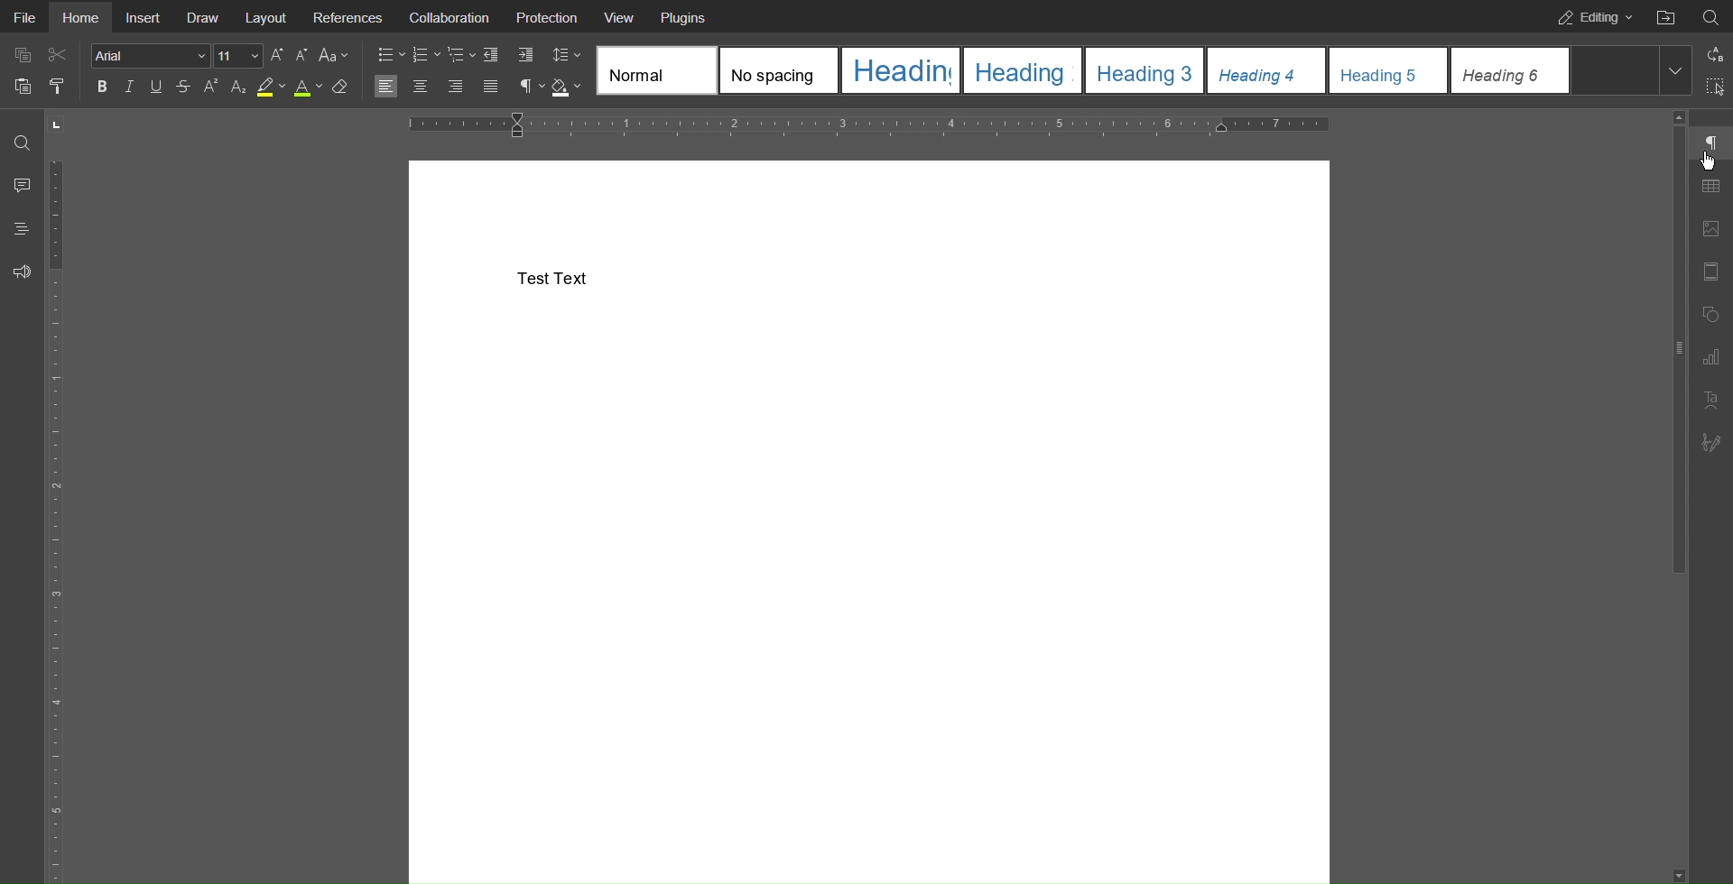  What do you see at coordinates (685, 16) in the screenshot?
I see `Plugins` at bounding box center [685, 16].